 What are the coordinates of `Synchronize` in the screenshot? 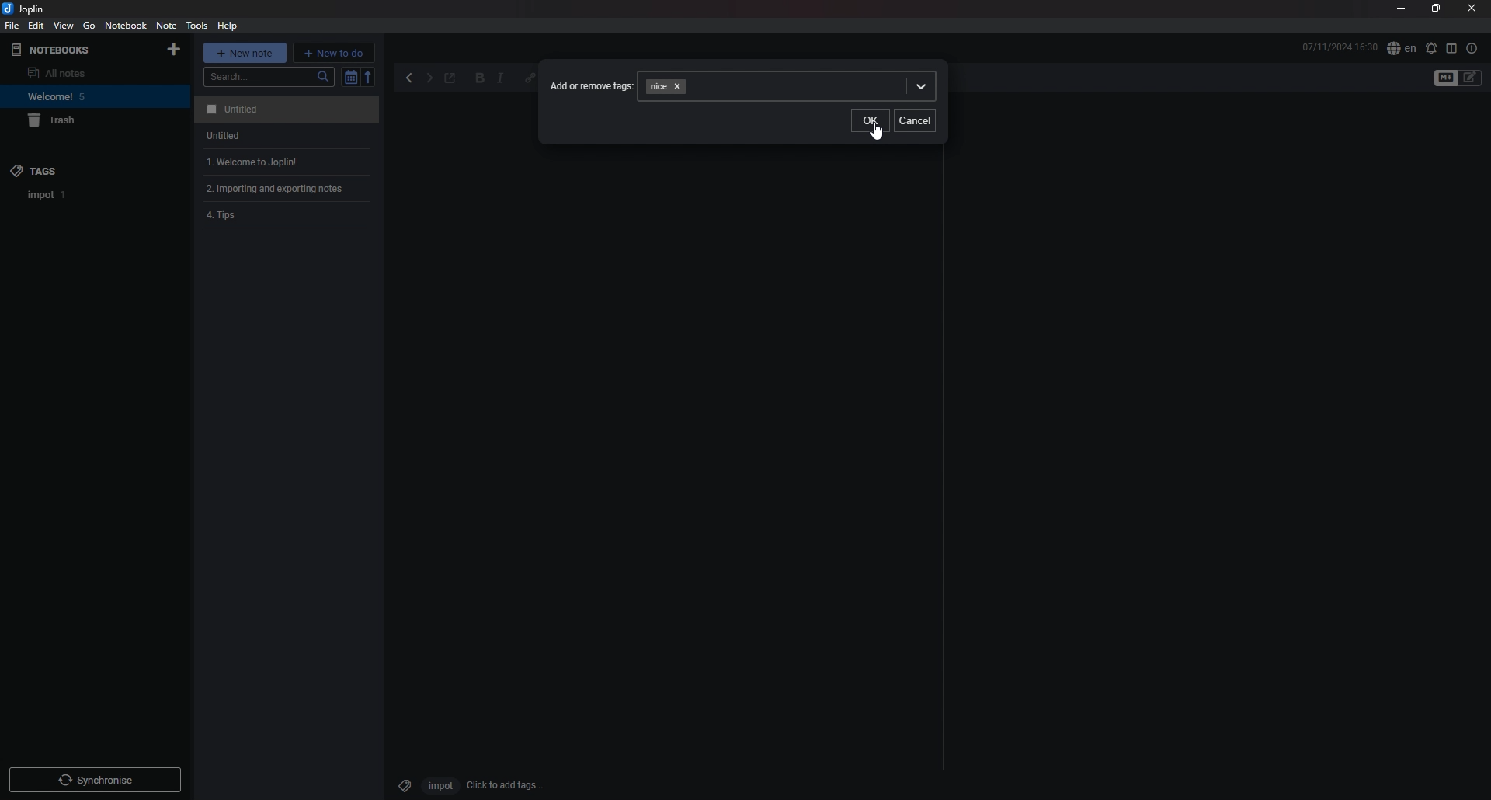 It's located at (98, 782).